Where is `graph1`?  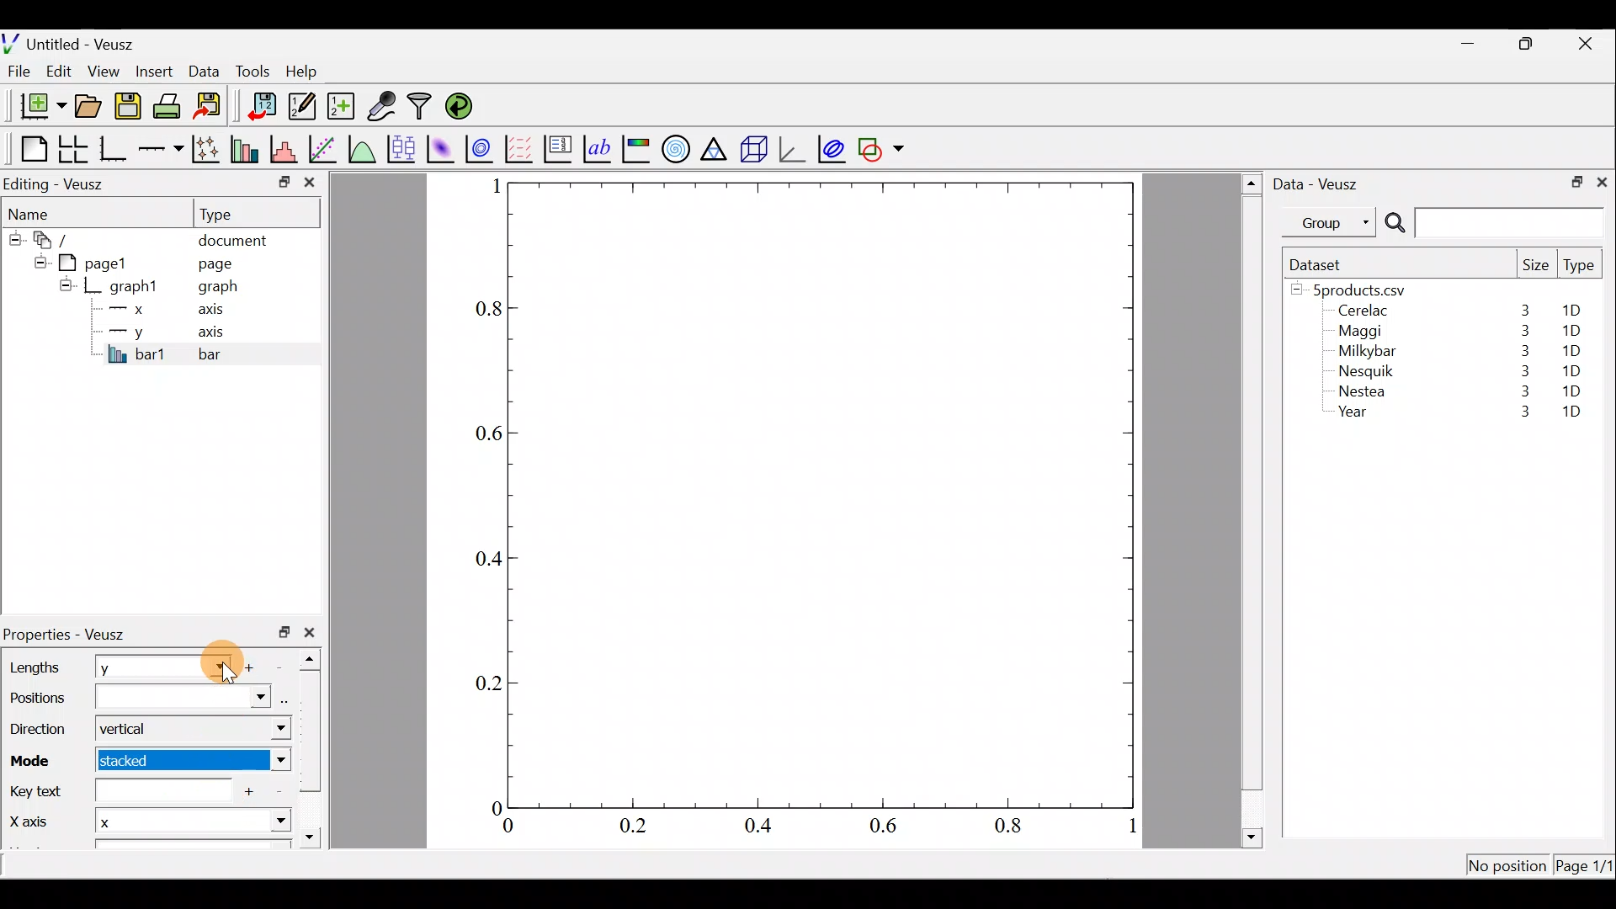 graph1 is located at coordinates (135, 287).